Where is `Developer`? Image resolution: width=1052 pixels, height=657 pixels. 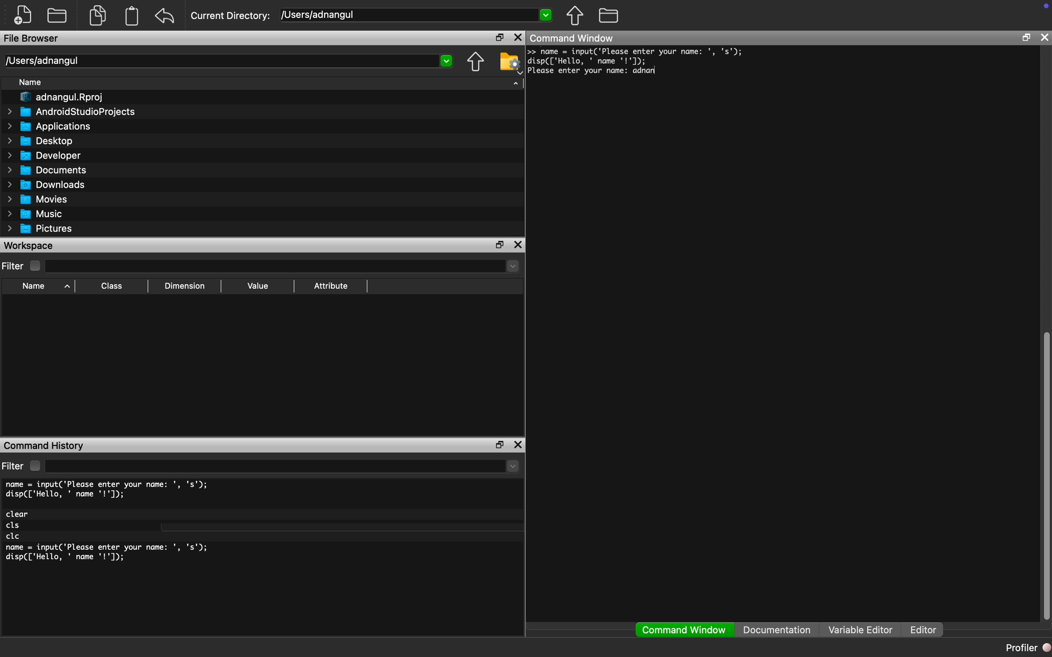 Developer is located at coordinates (43, 156).